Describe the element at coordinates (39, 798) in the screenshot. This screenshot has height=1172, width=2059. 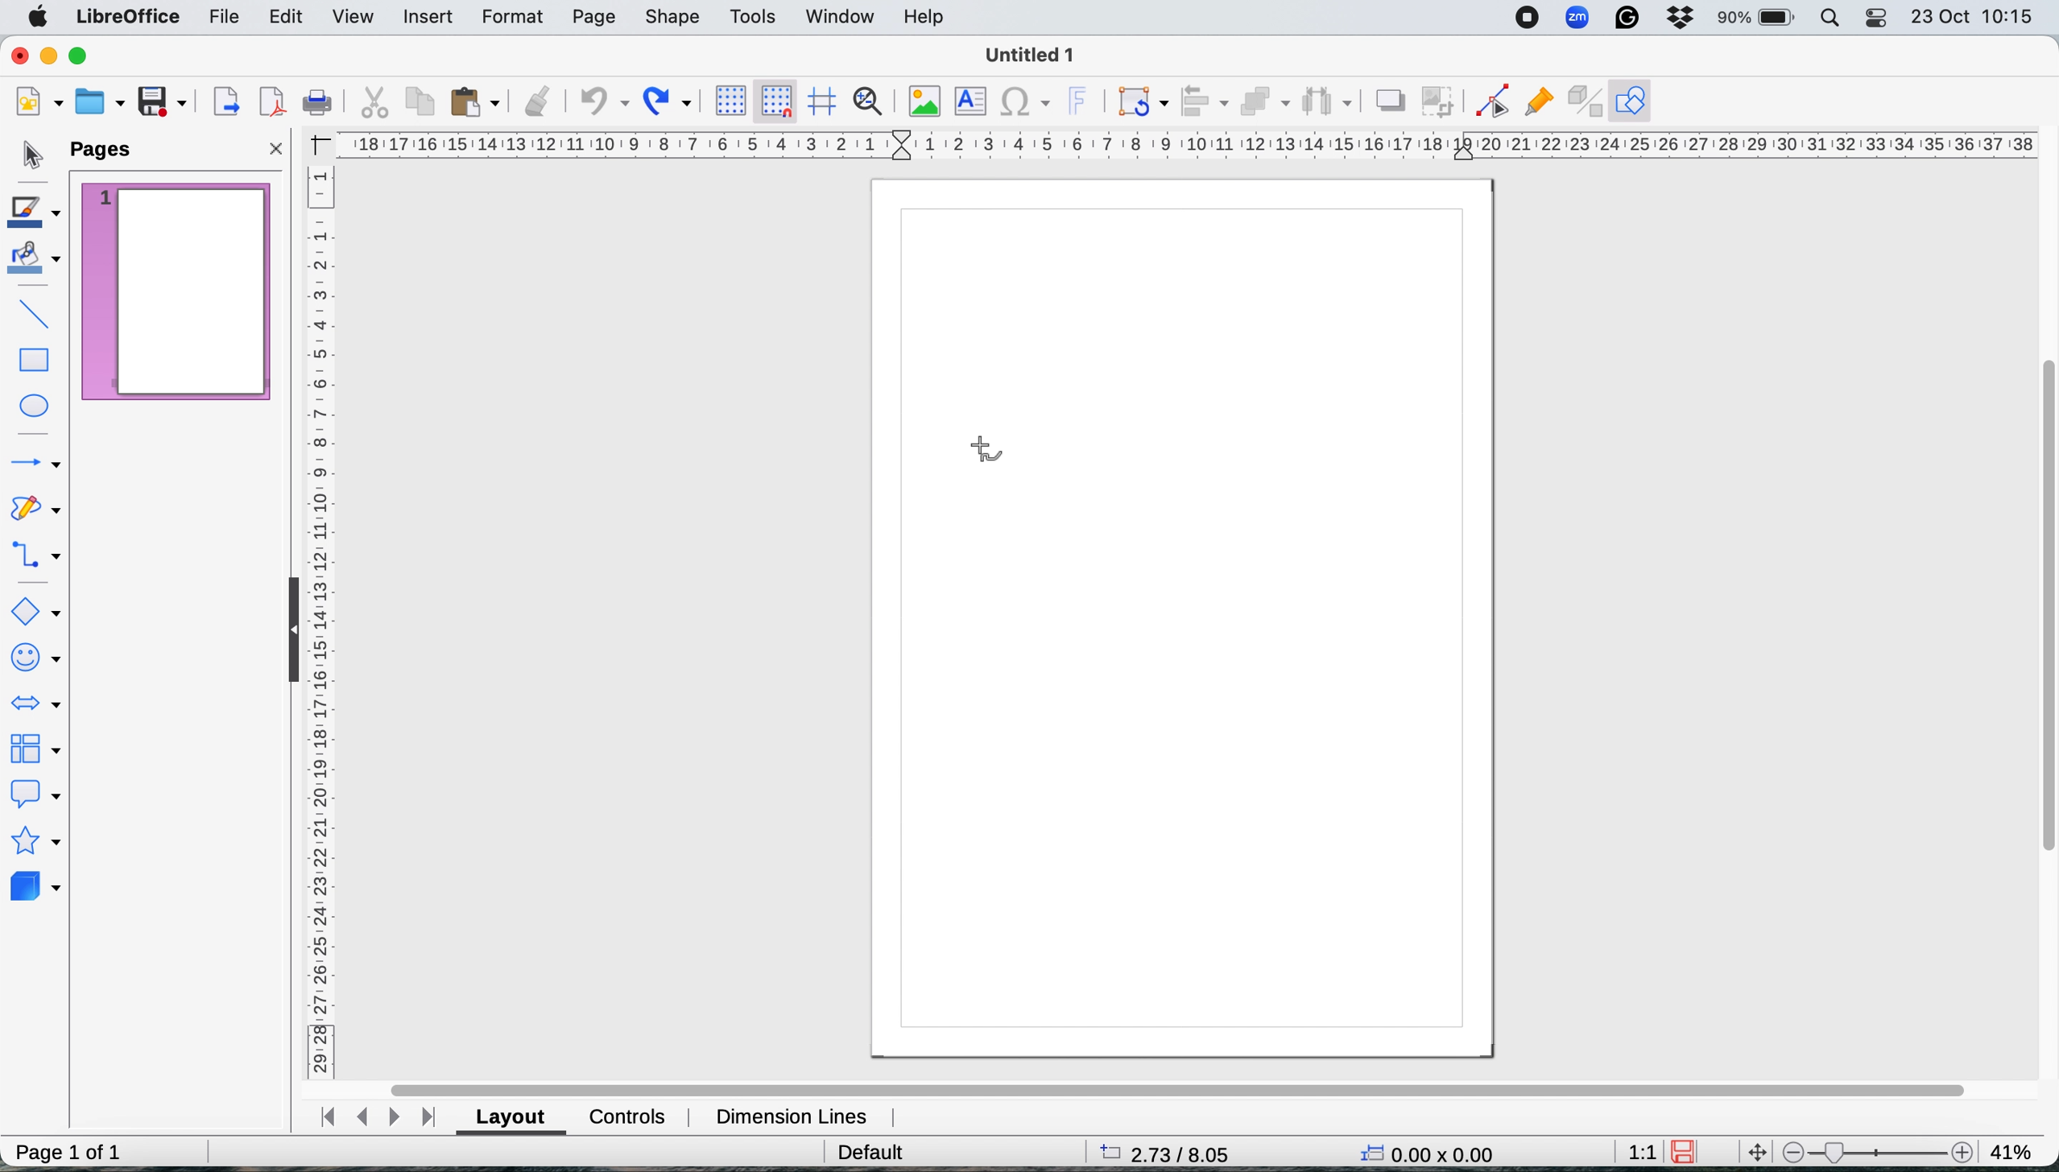
I see `callout shapes` at that location.